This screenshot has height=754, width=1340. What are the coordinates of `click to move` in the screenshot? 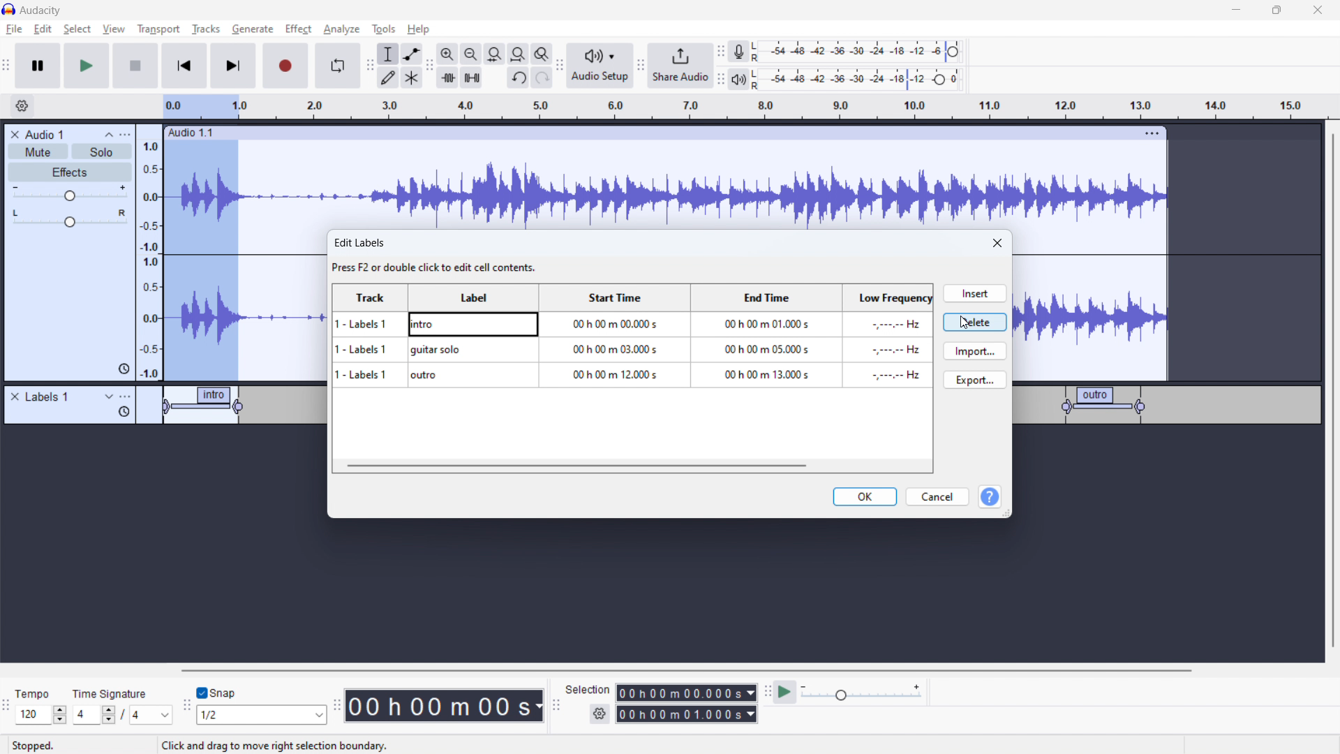 It's located at (652, 133).